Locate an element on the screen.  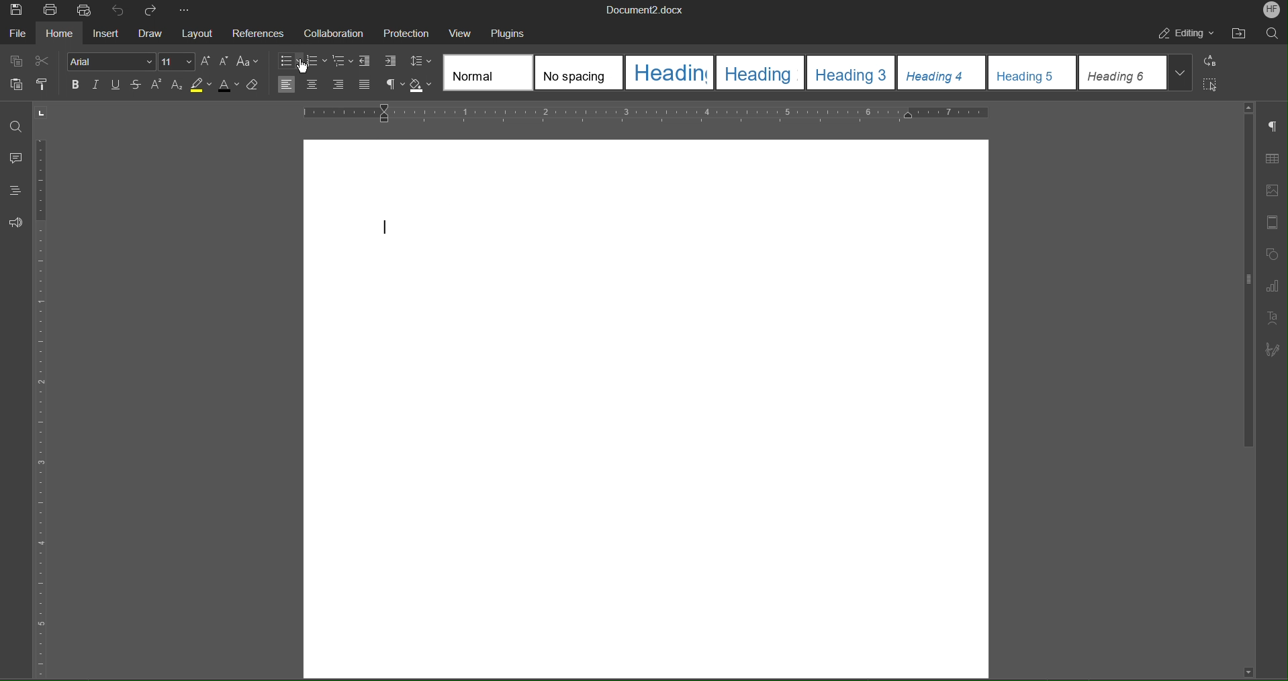
Save is located at coordinates (16, 11).